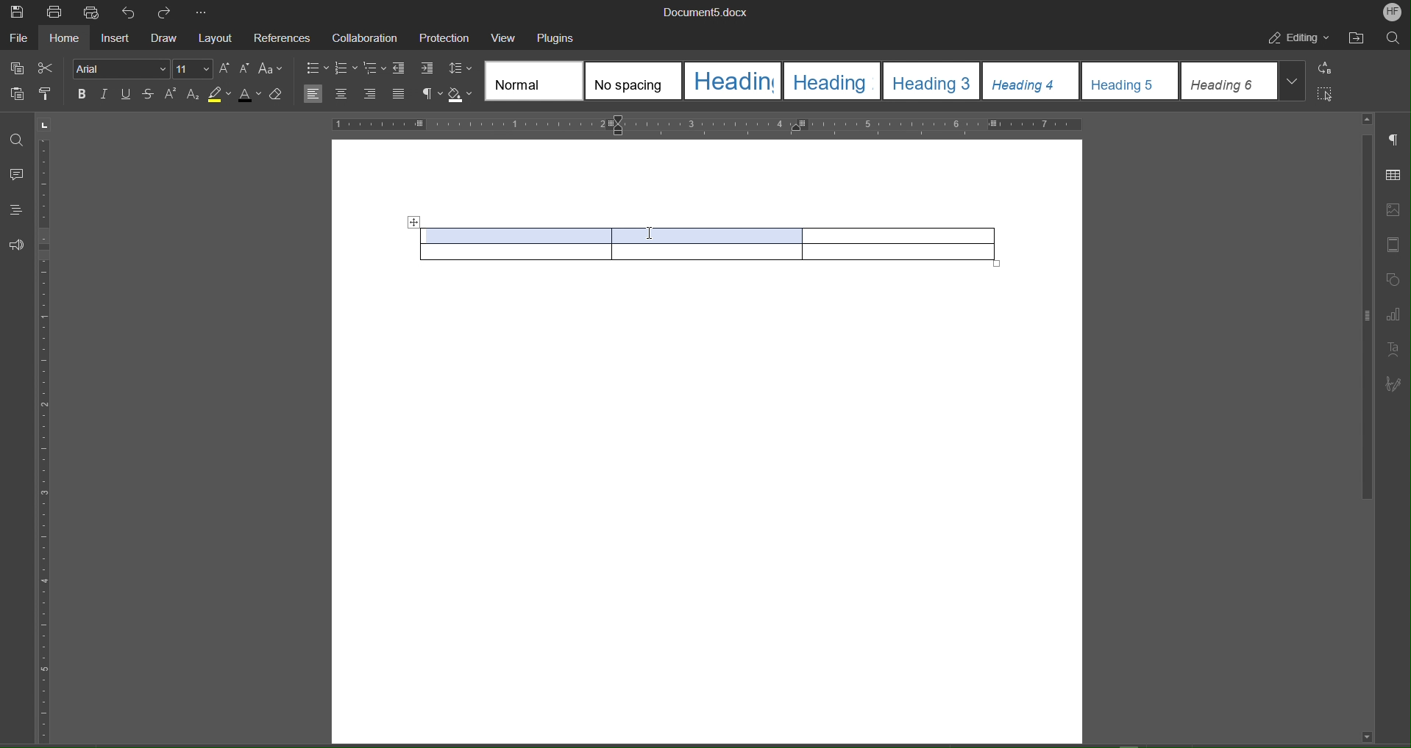 The width and height of the screenshot is (1411, 748). What do you see at coordinates (17, 245) in the screenshot?
I see `Feedback and Support` at bounding box center [17, 245].